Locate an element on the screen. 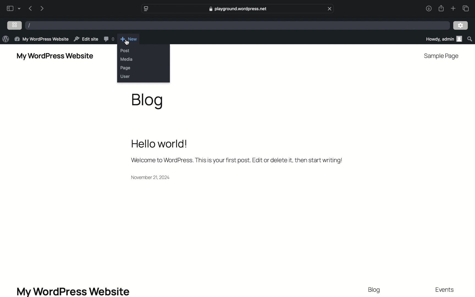 Image resolution: width=475 pixels, height=297 pixels. grid  view is located at coordinates (15, 25).